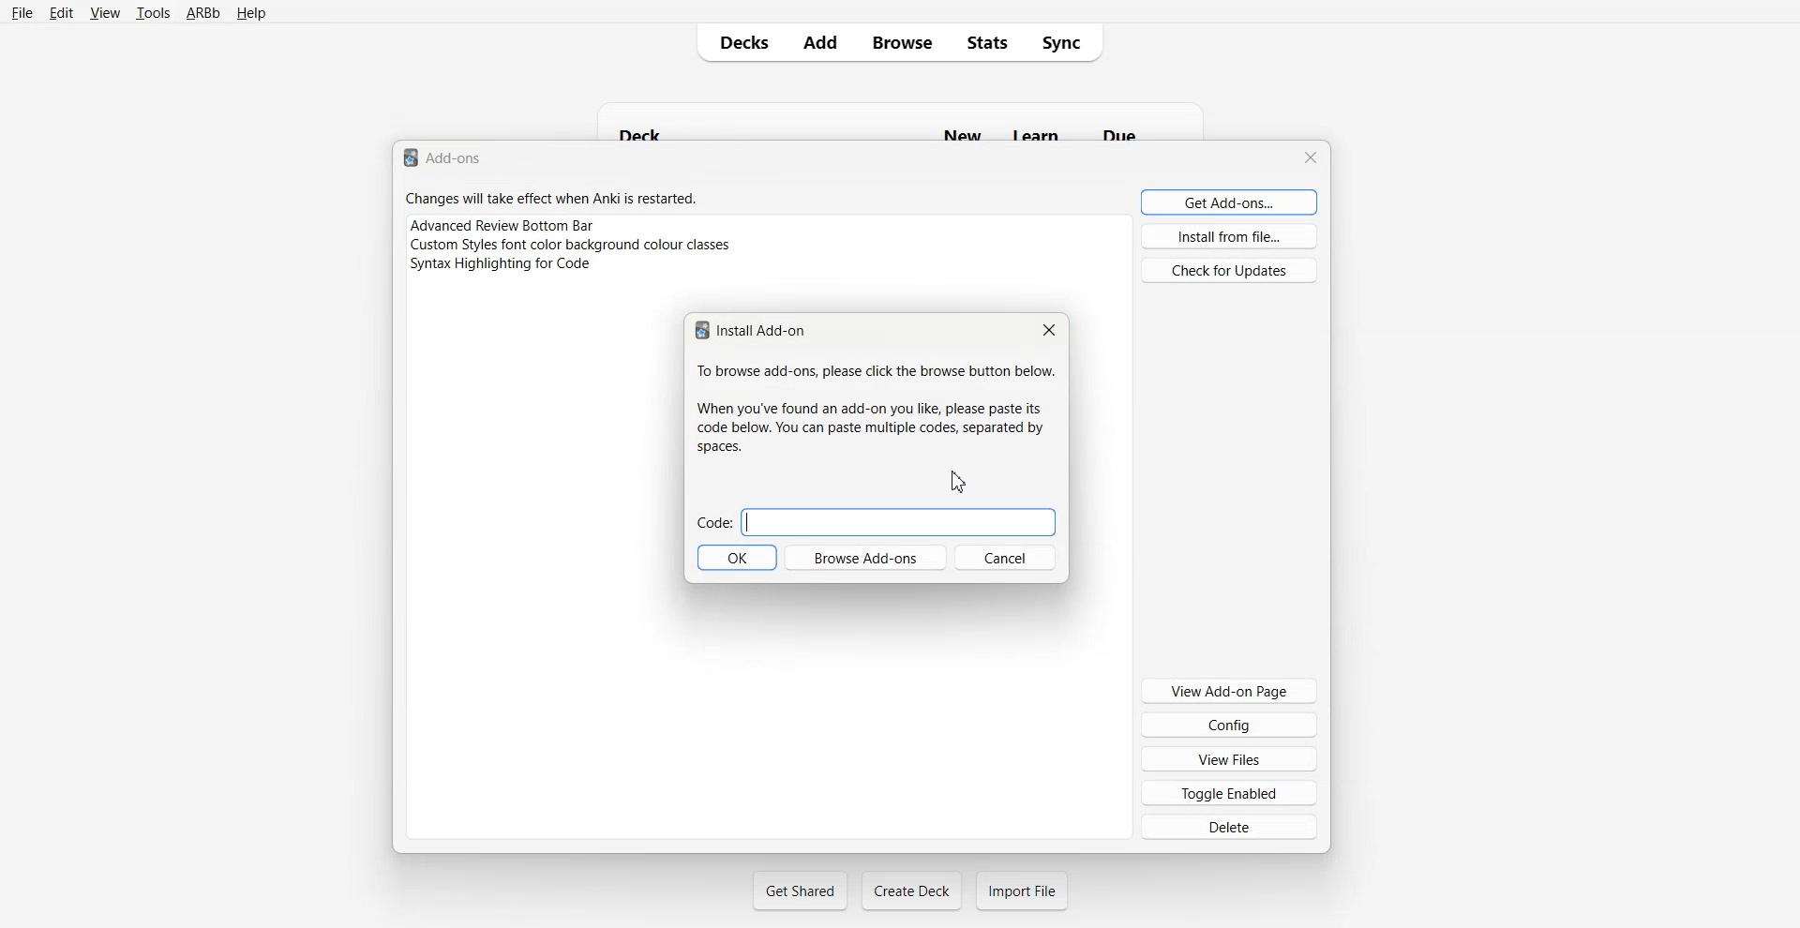 The height and width of the screenshot is (928, 1800). I want to click on OK, so click(736, 558).